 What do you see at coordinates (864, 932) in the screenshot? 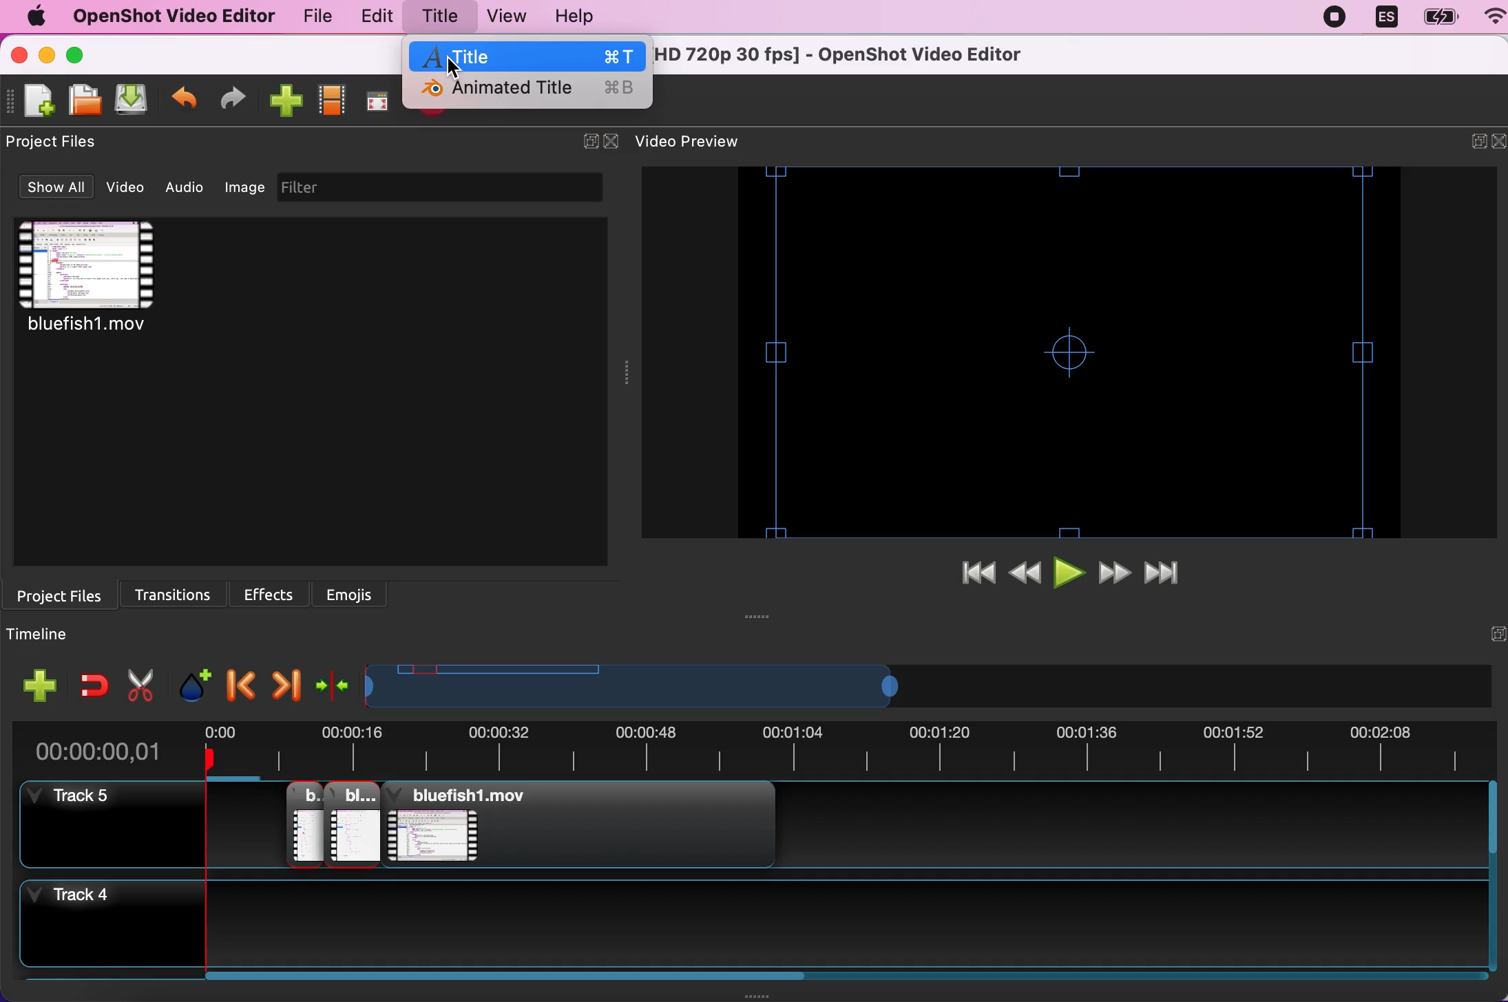
I see `track 4` at bounding box center [864, 932].